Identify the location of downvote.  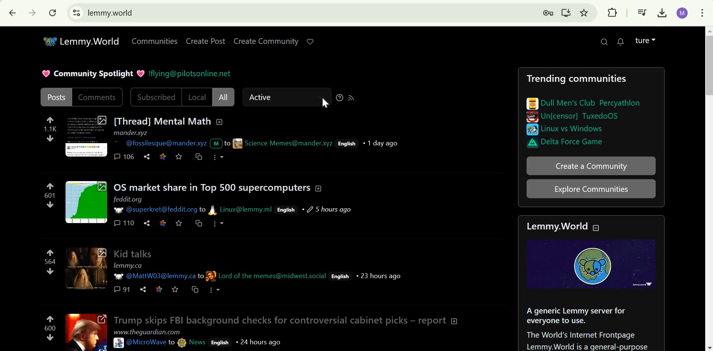
(51, 205).